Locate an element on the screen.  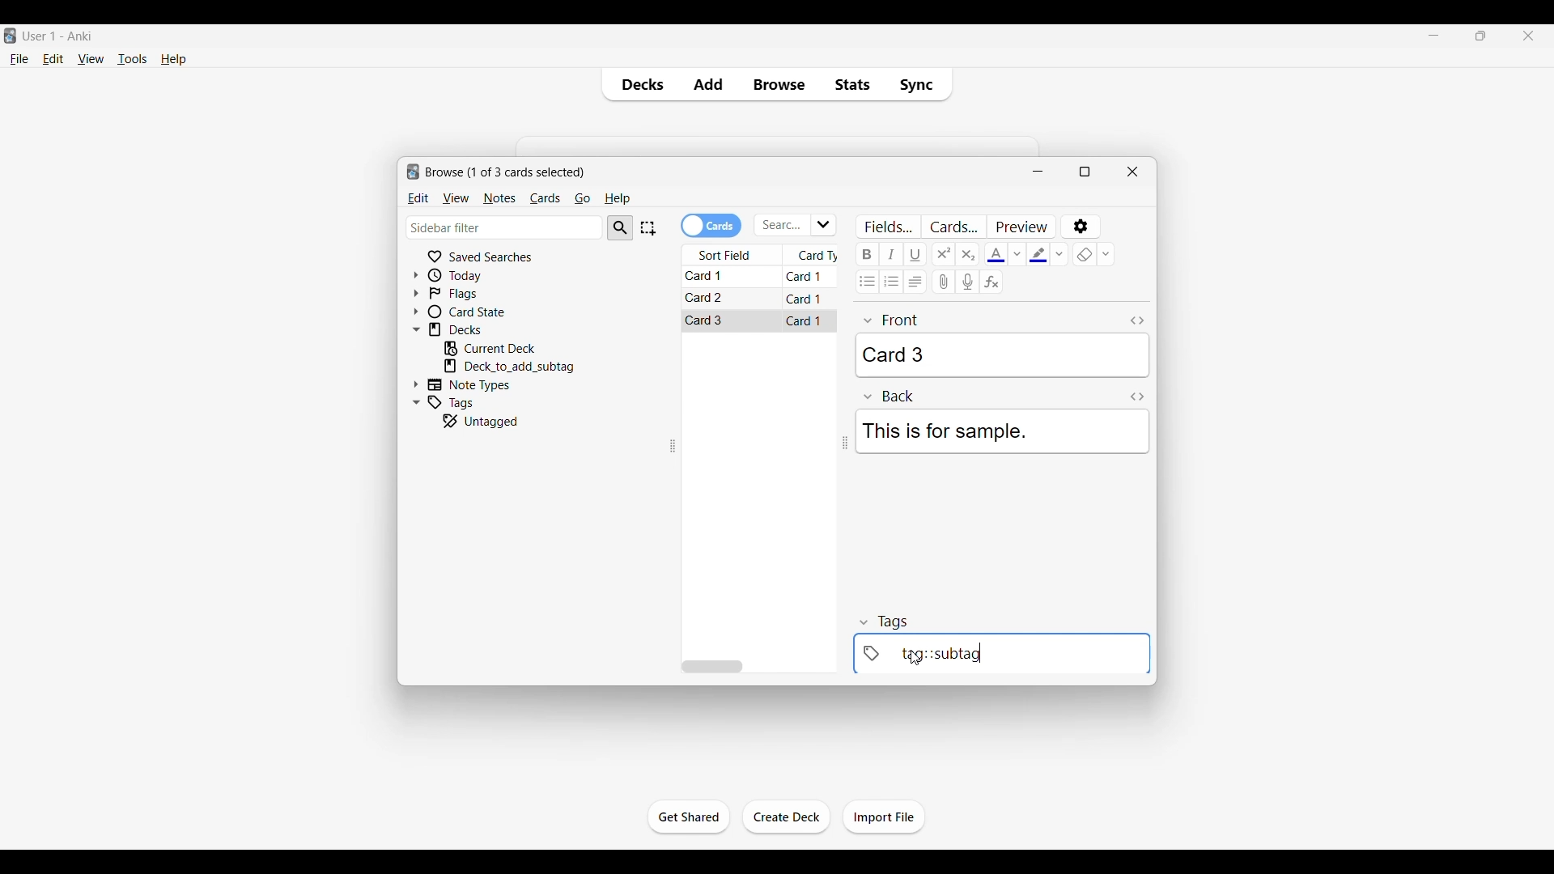
Search is located at coordinates (620, 228).